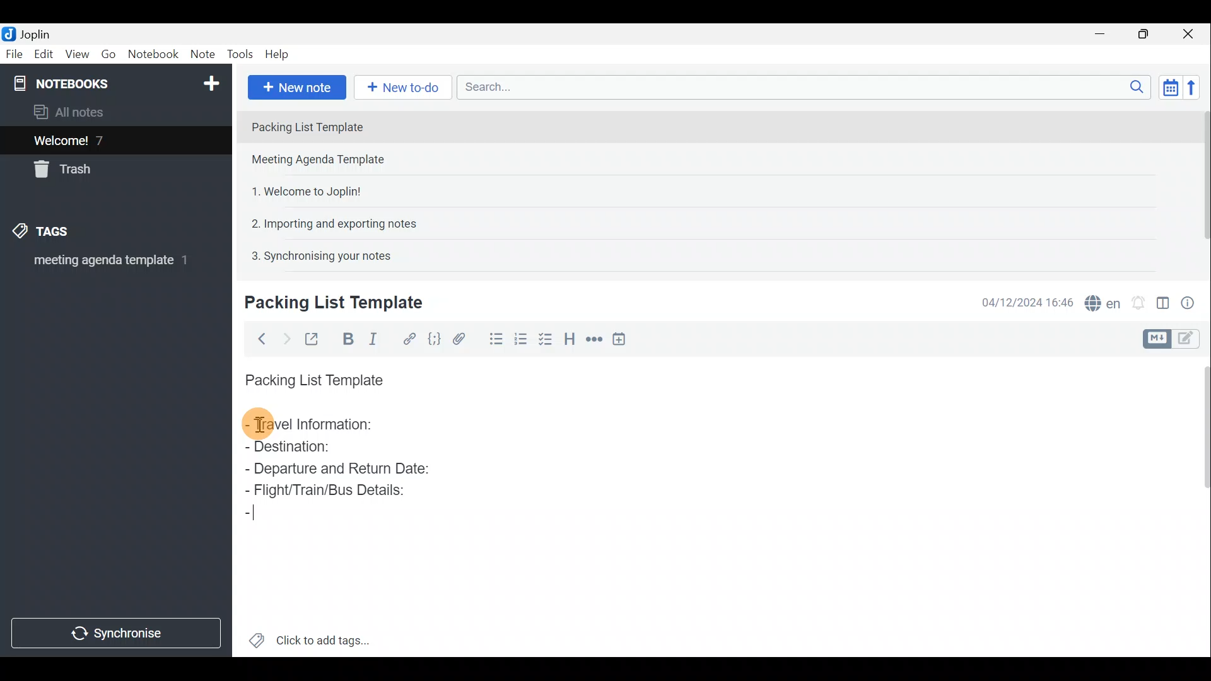 This screenshot has height=681, width=1211. What do you see at coordinates (109, 54) in the screenshot?
I see `Go` at bounding box center [109, 54].